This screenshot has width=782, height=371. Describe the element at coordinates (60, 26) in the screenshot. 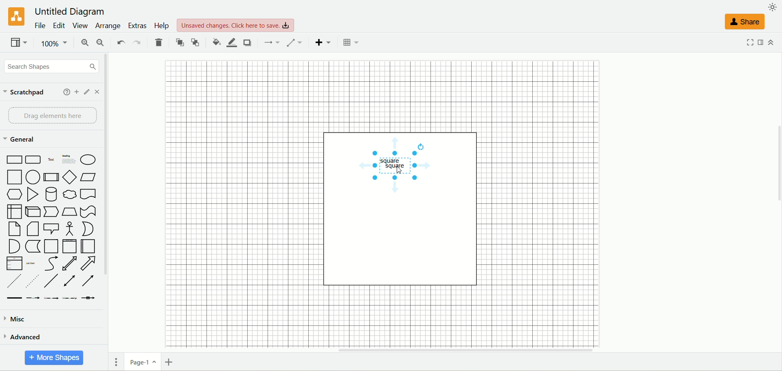

I see `edit` at that location.